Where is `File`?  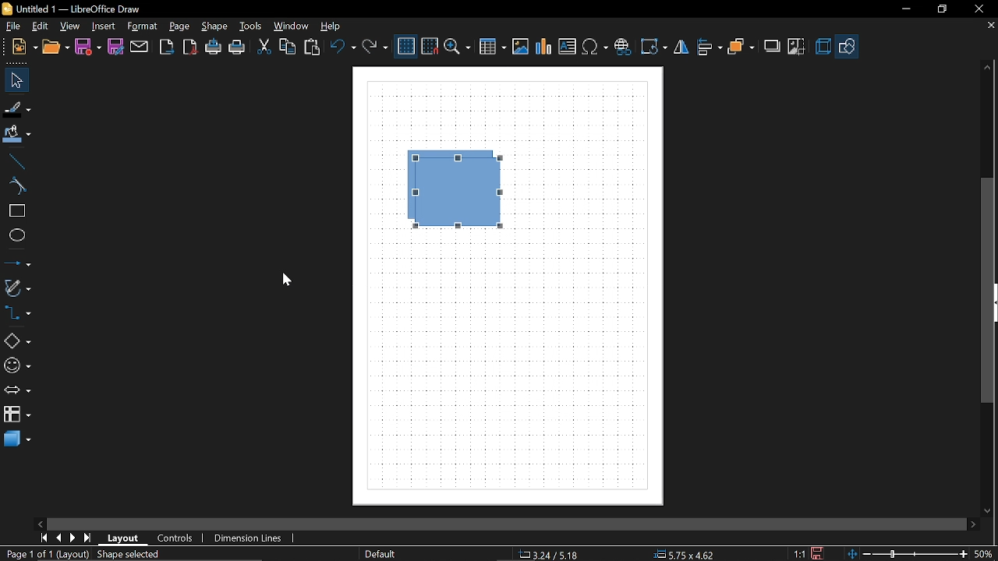 File is located at coordinates (12, 26).